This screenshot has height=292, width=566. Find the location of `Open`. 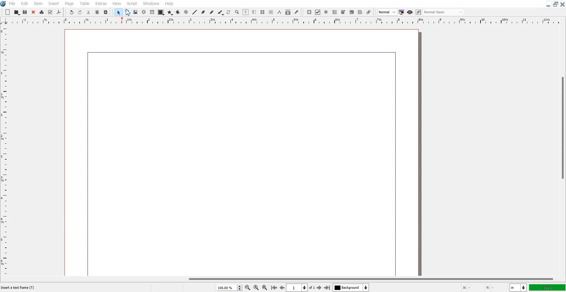

Open is located at coordinates (17, 12).